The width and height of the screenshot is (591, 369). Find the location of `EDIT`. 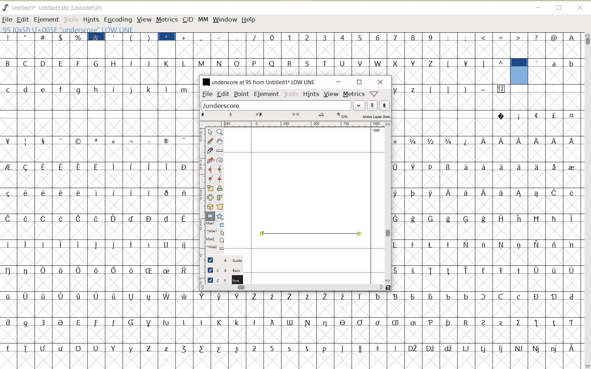

EDIT is located at coordinates (223, 94).